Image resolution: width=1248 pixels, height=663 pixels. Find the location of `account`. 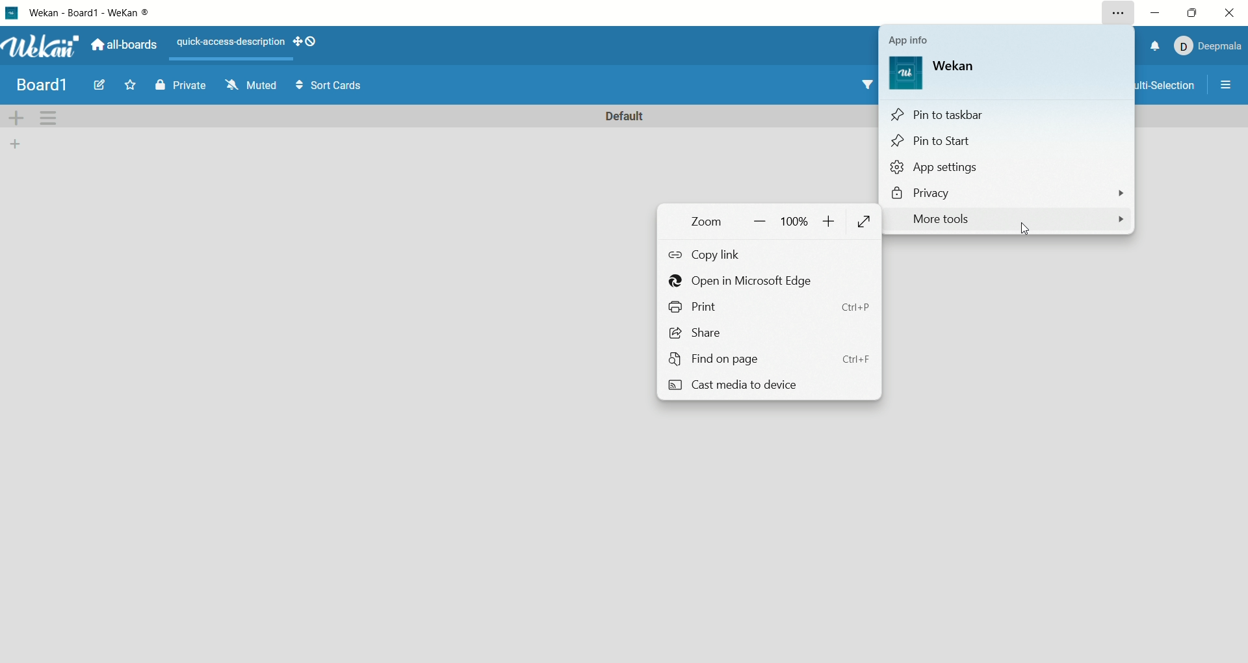

account is located at coordinates (1207, 47).